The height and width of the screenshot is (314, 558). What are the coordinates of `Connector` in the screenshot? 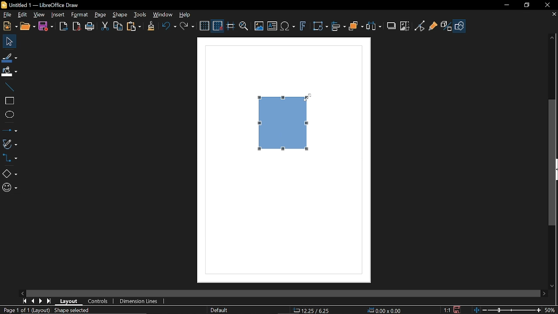 It's located at (11, 159).